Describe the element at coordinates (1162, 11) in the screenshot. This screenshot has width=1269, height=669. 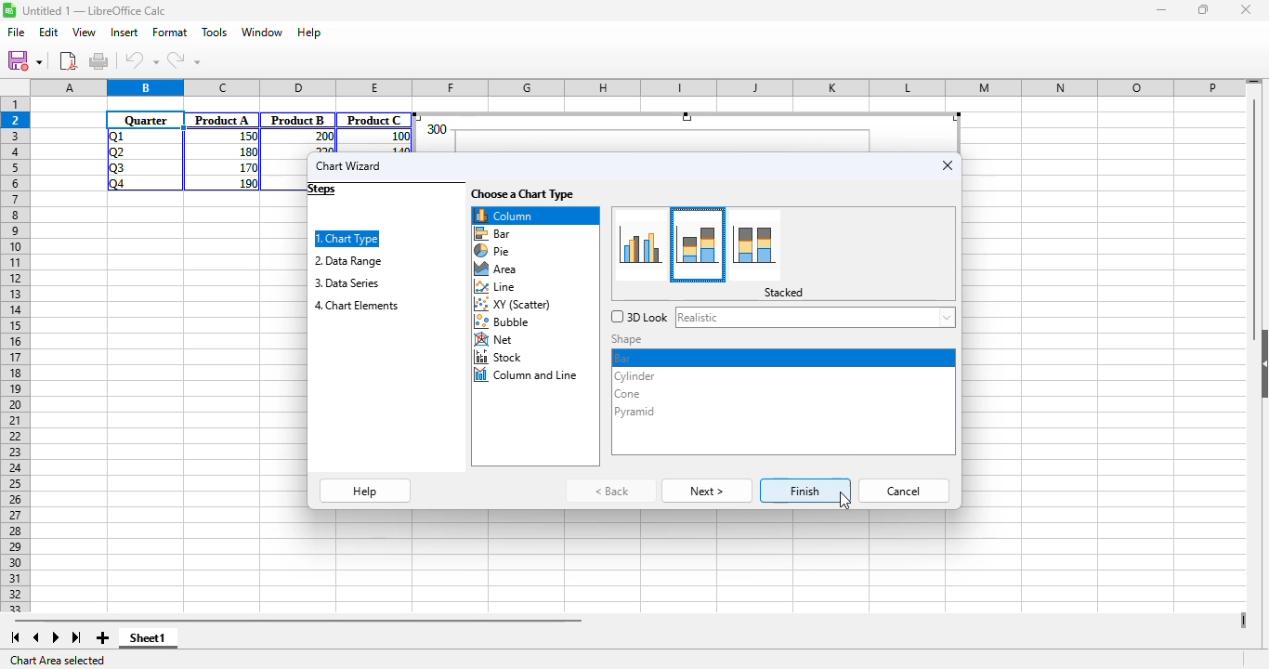
I see `minimize` at that location.